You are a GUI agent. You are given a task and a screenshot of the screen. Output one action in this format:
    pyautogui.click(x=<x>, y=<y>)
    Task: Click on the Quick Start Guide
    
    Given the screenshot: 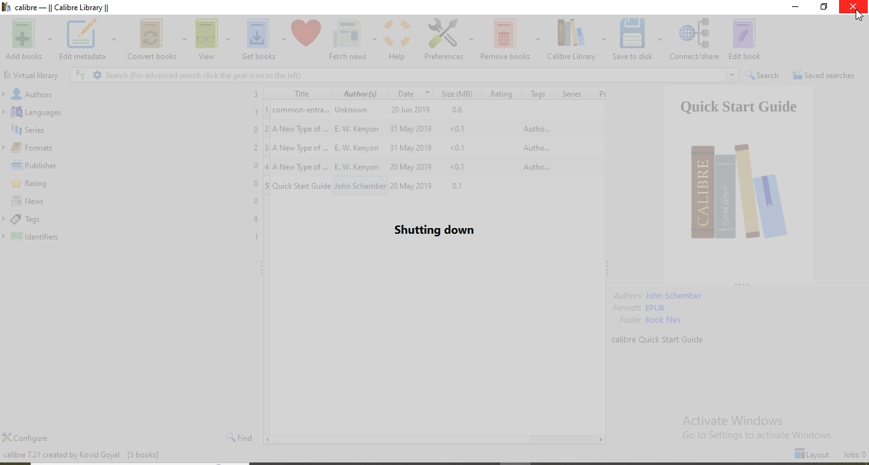 What is the action you would take?
    pyautogui.click(x=739, y=184)
    